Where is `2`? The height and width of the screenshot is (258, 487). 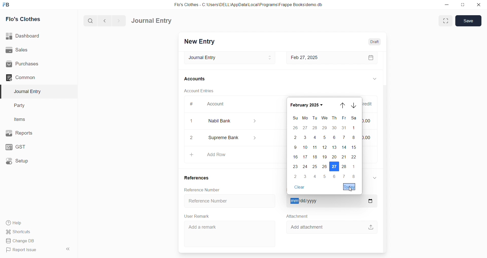
2 is located at coordinates (295, 177).